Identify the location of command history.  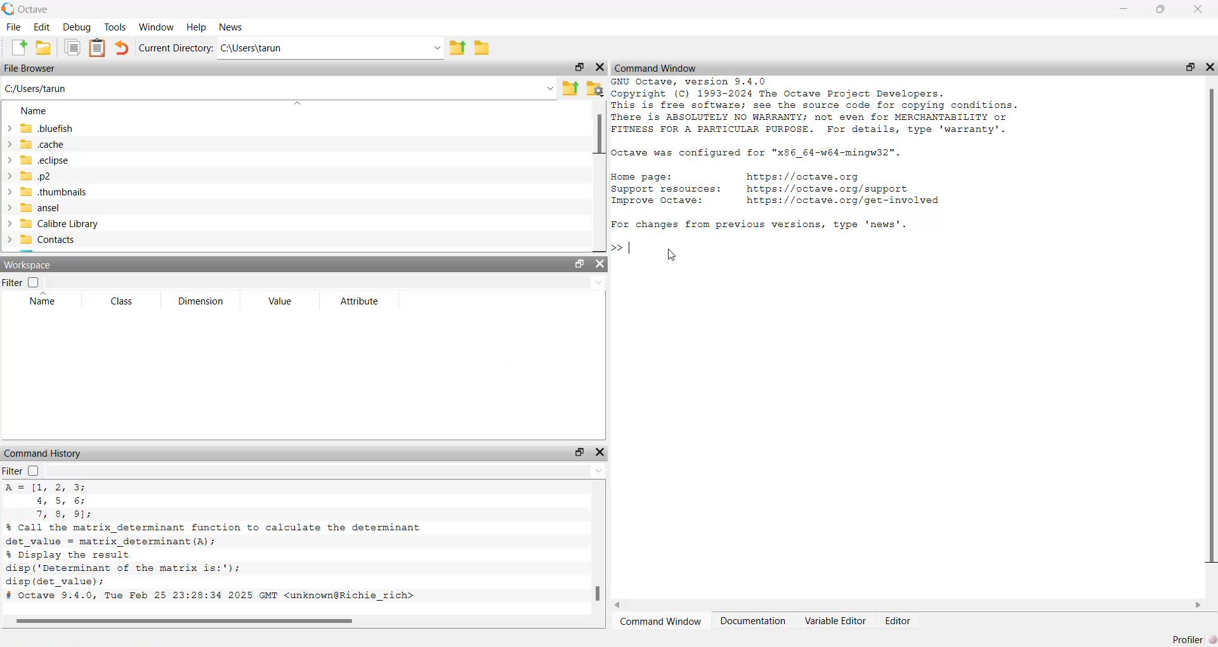
(47, 454).